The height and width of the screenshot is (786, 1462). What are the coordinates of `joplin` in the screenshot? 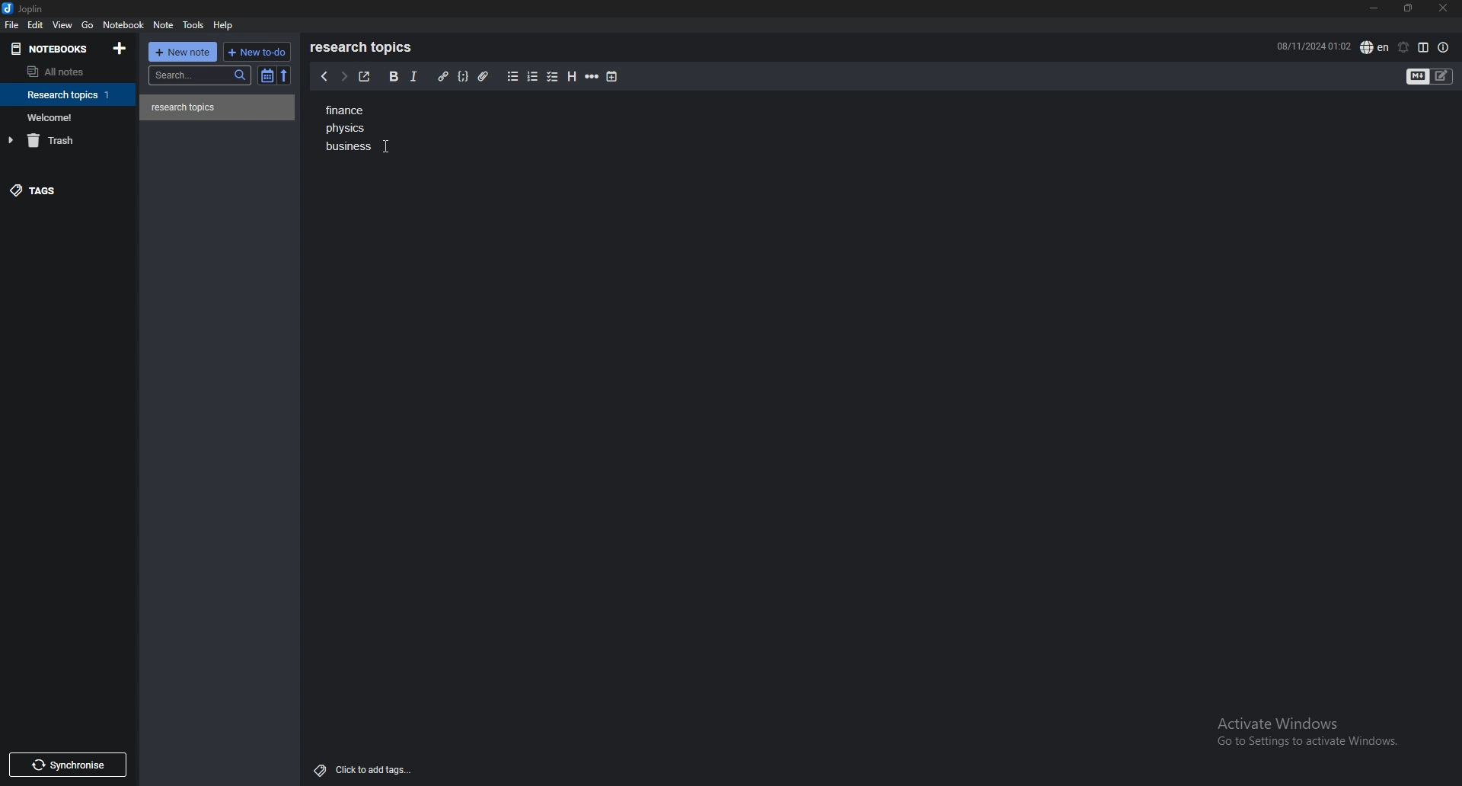 It's located at (24, 10).